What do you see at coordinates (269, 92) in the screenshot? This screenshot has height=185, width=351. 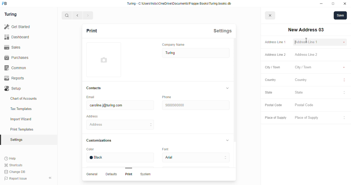 I see `state` at bounding box center [269, 92].